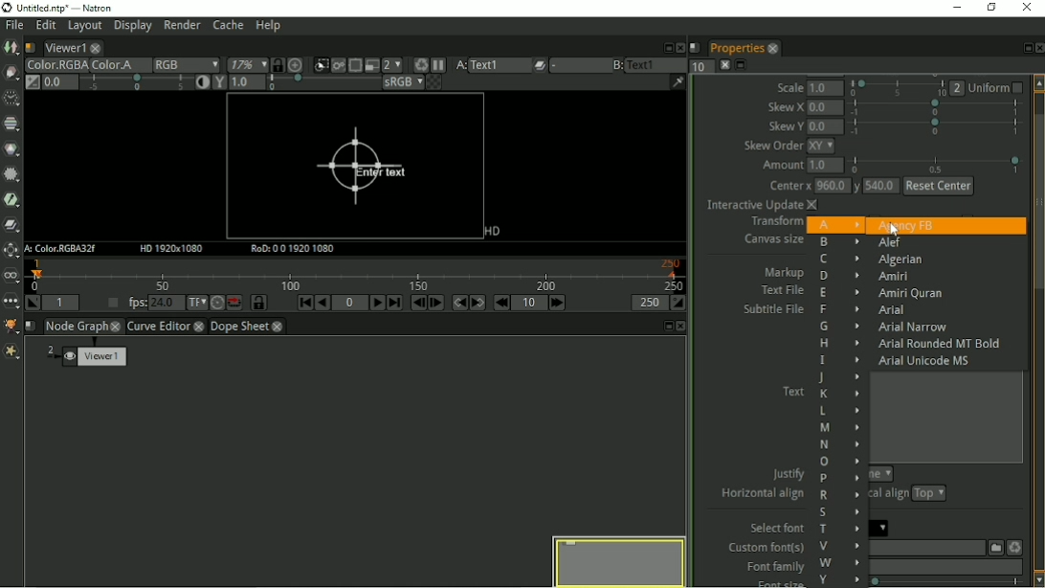 This screenshot has height=588, width=1045. What do you see at coordinates (458, 303) in the screenshot?
I see `Previous keyframe` at bounding box center [458, 303].